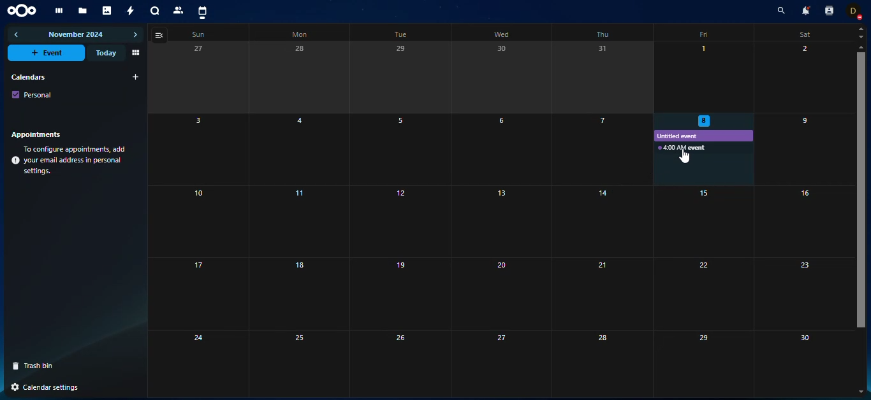 The height and width of the screenshot is (400, 871). What do you see at coordinates (803, 34) in the screenshot?
I see `sat` at bounding box center [803, 34].